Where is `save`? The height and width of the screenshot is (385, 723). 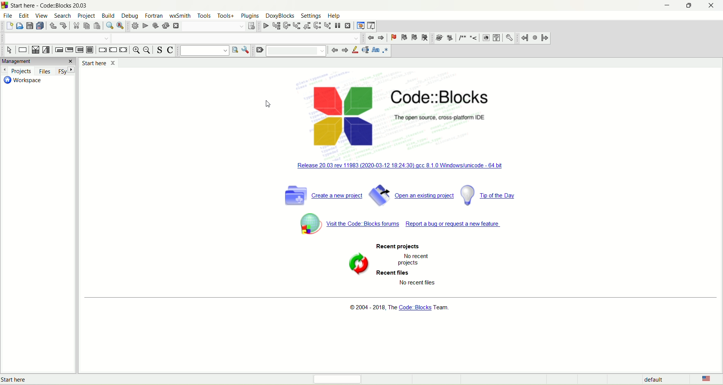
save is located at coordinates (30, 26).